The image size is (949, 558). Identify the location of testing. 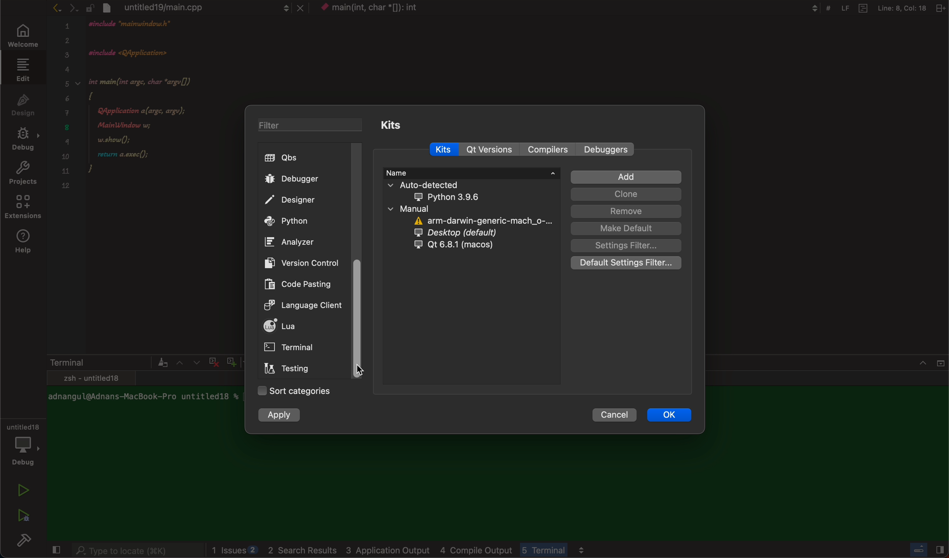
(290, 370).